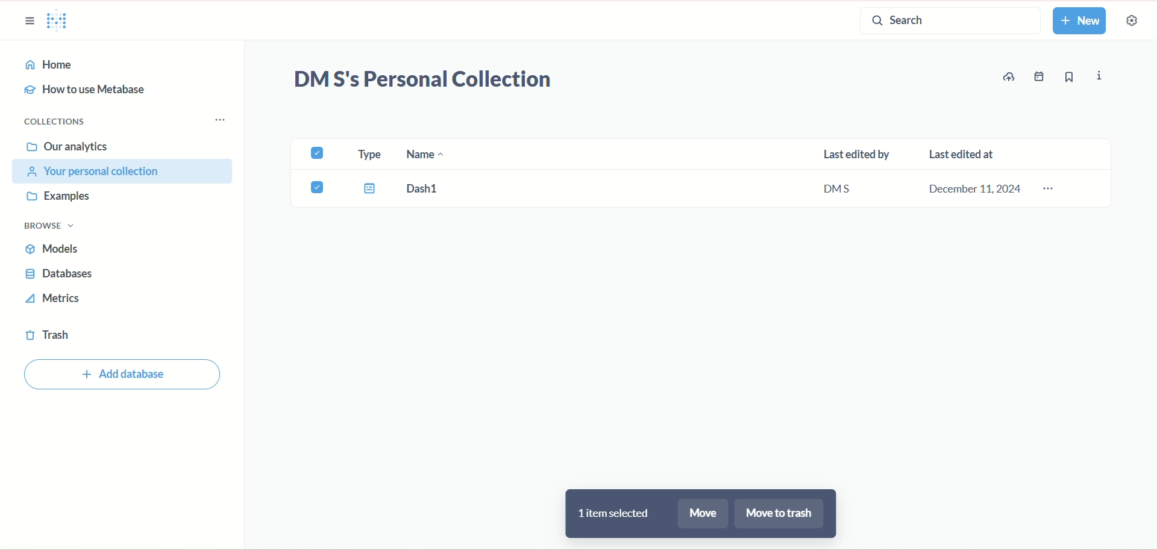  Describe the element at coordinates (950, 20) in the screenshot. I see `search` at that location.